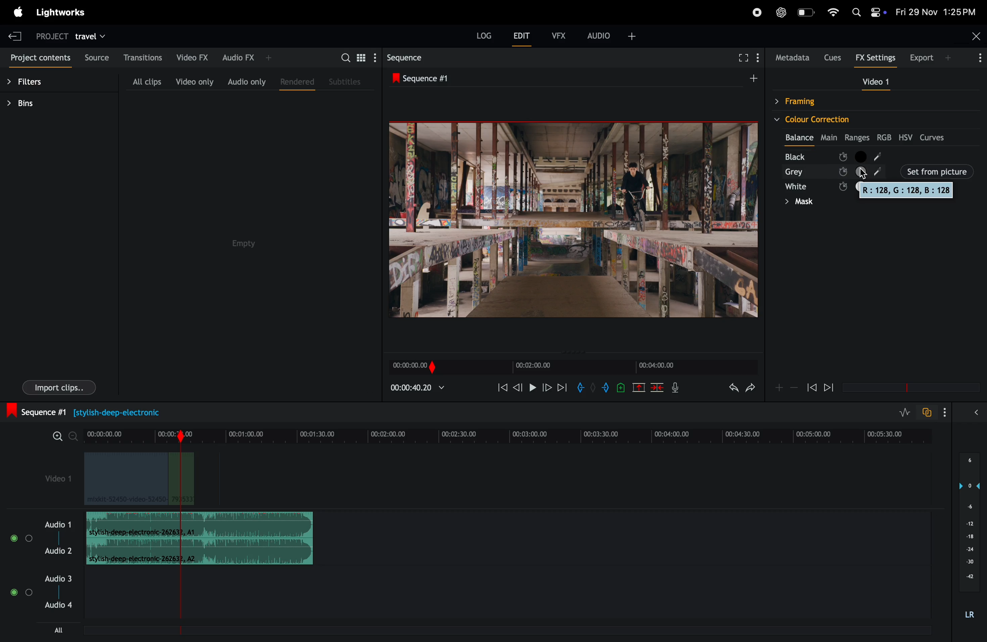 The height and width of the screenshot is (642, 987). What do you see at coordinates (59, 387) in the screenshot?
I see `import clips` at bounding box center [59, 387].